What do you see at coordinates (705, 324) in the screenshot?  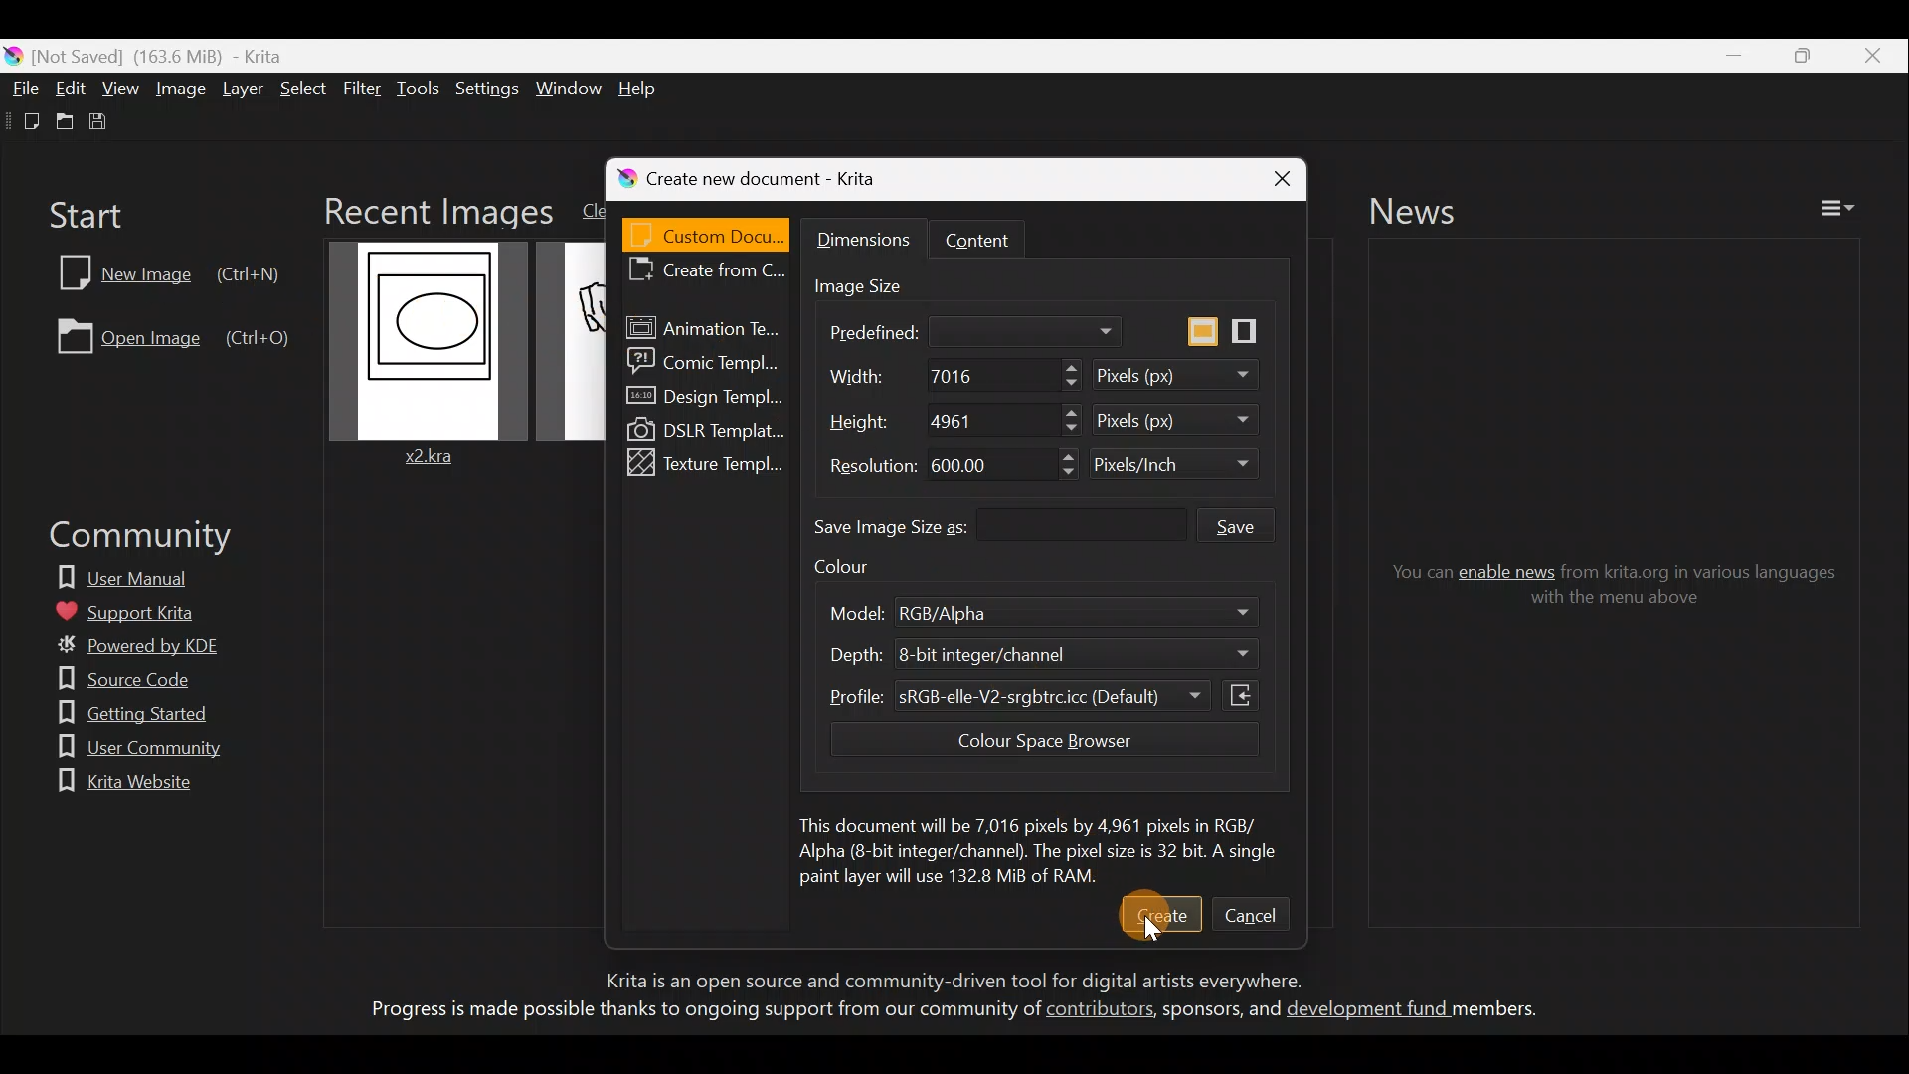 I see `Animation templates` at bounding box center [705, 324].